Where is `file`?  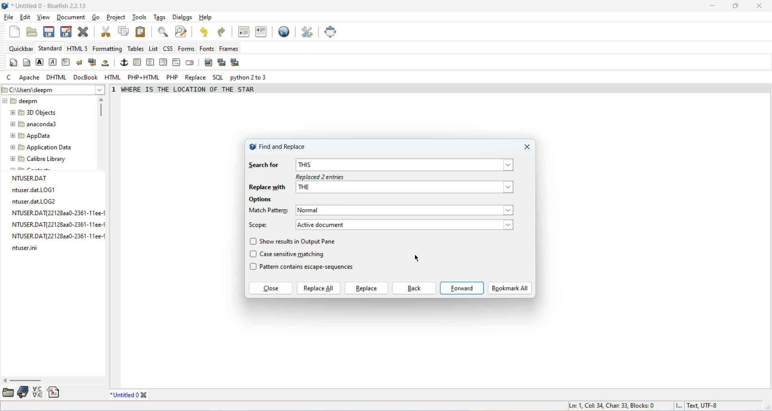 file is located at coordinates (8, 17).